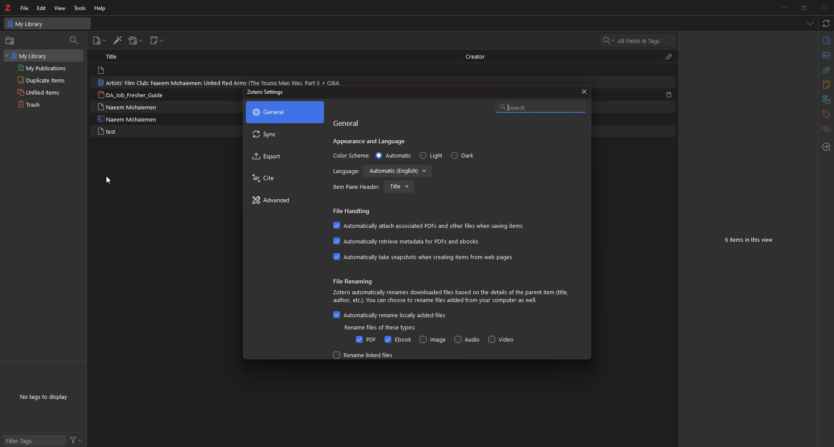 Image resolution: width=834 pixels, height=447 pixels. What do you see at coordinates (466, 155) in the screenshot?
I see `dark` at bounding box center [466, 155].